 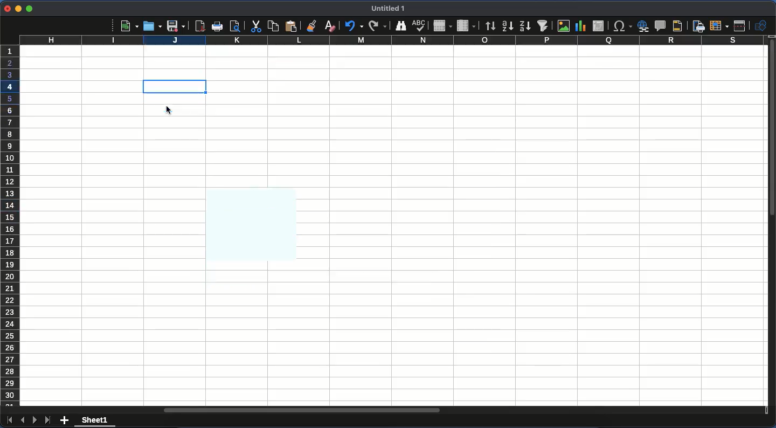 I want to click on row, so click(x=442, y=26).